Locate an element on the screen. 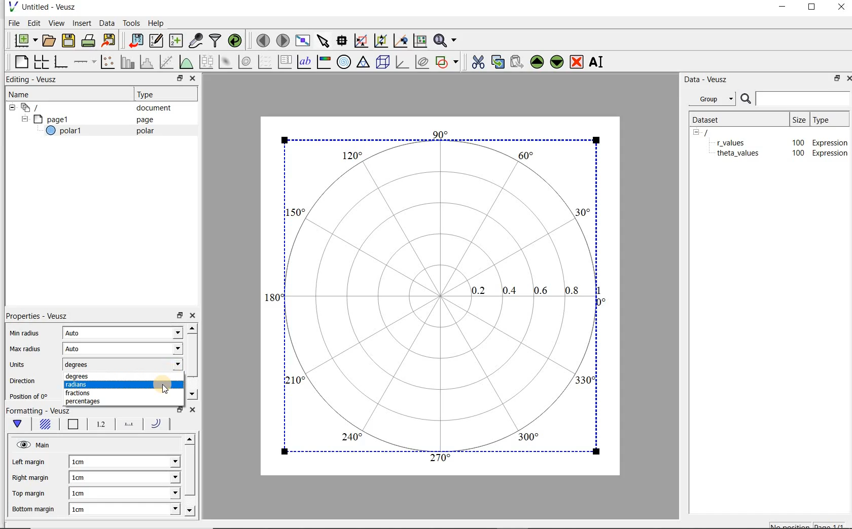 The height and width of the screenshot is (529, 852). Auto is located at coordinates (83, 349).